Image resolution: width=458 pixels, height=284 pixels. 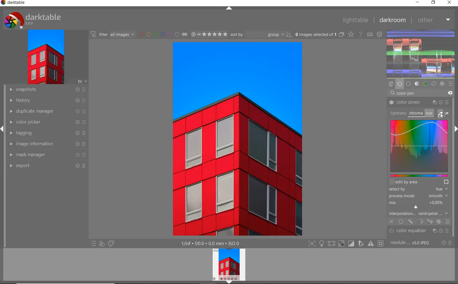 What do you see at coordinates (447, 243) in the screenshot?
I see `reset or presets & preferences` at bounding box center [447, 243].